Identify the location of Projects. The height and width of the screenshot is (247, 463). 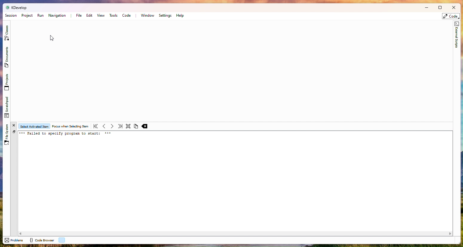
(7, 82).